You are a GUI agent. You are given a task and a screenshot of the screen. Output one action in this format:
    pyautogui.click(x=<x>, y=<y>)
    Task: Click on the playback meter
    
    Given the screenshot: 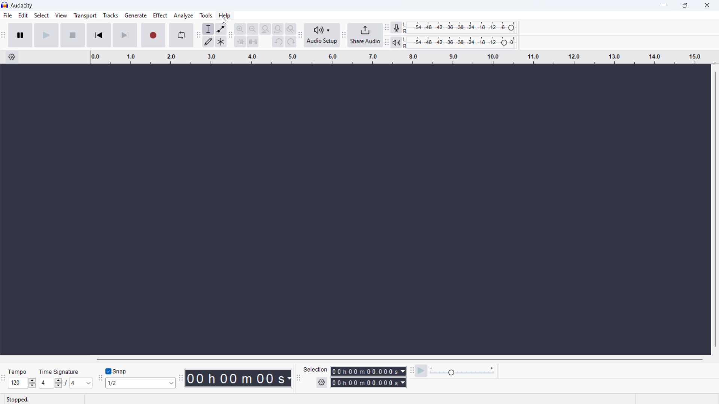 What is the action you would take?
    pyautogui.click(x=397, y=43)
    